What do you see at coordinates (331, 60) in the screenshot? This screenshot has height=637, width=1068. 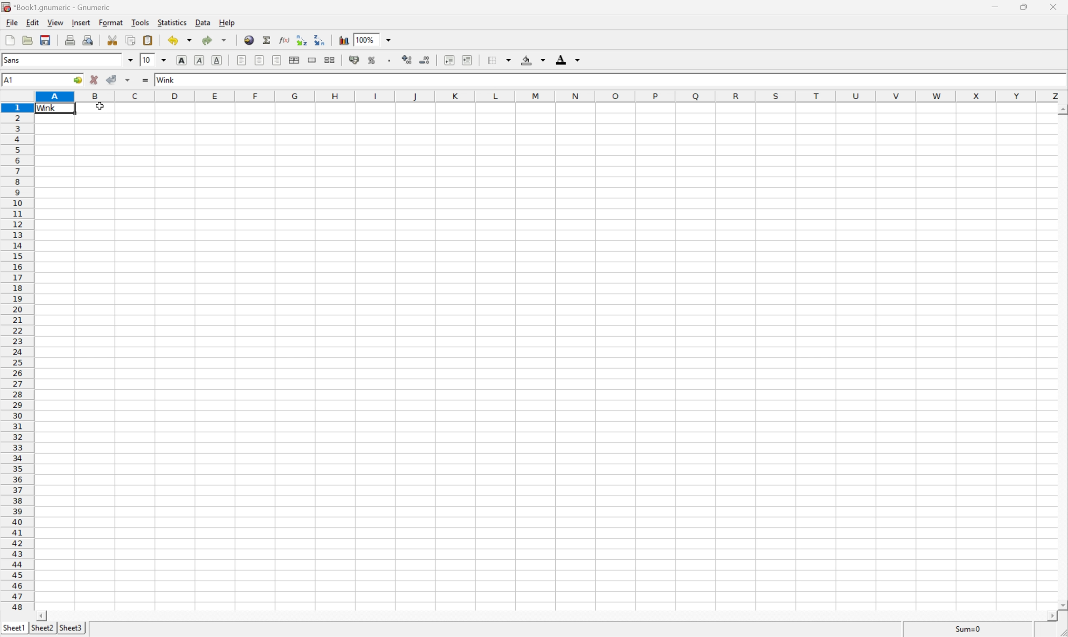 I see `split merged ranges of cells` at bounding box center [331, 60].